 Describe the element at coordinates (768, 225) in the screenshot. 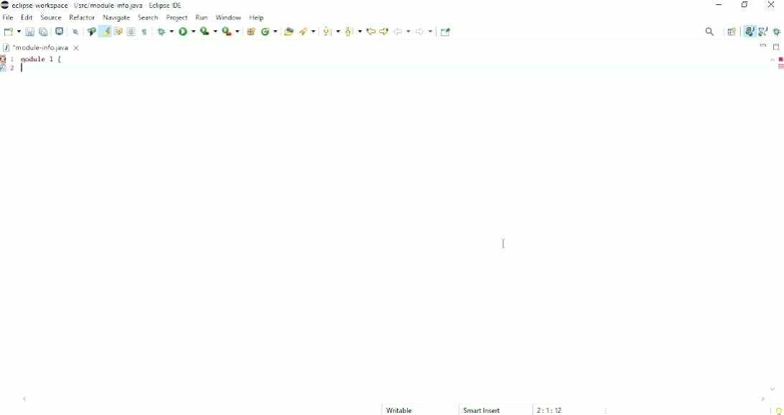

I see `Vertical scrollbar` at that location.